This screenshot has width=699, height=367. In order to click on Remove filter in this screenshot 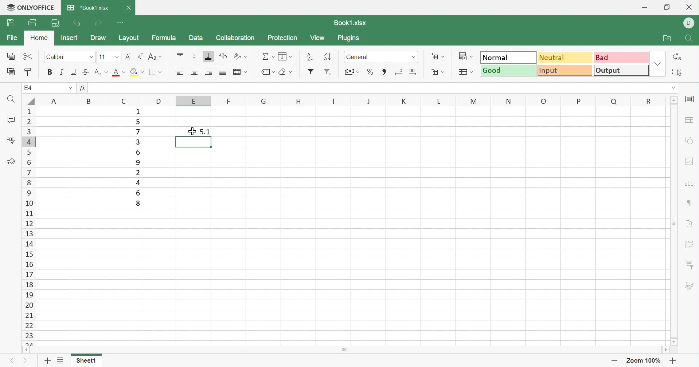, I will do `click(328, 72)`.